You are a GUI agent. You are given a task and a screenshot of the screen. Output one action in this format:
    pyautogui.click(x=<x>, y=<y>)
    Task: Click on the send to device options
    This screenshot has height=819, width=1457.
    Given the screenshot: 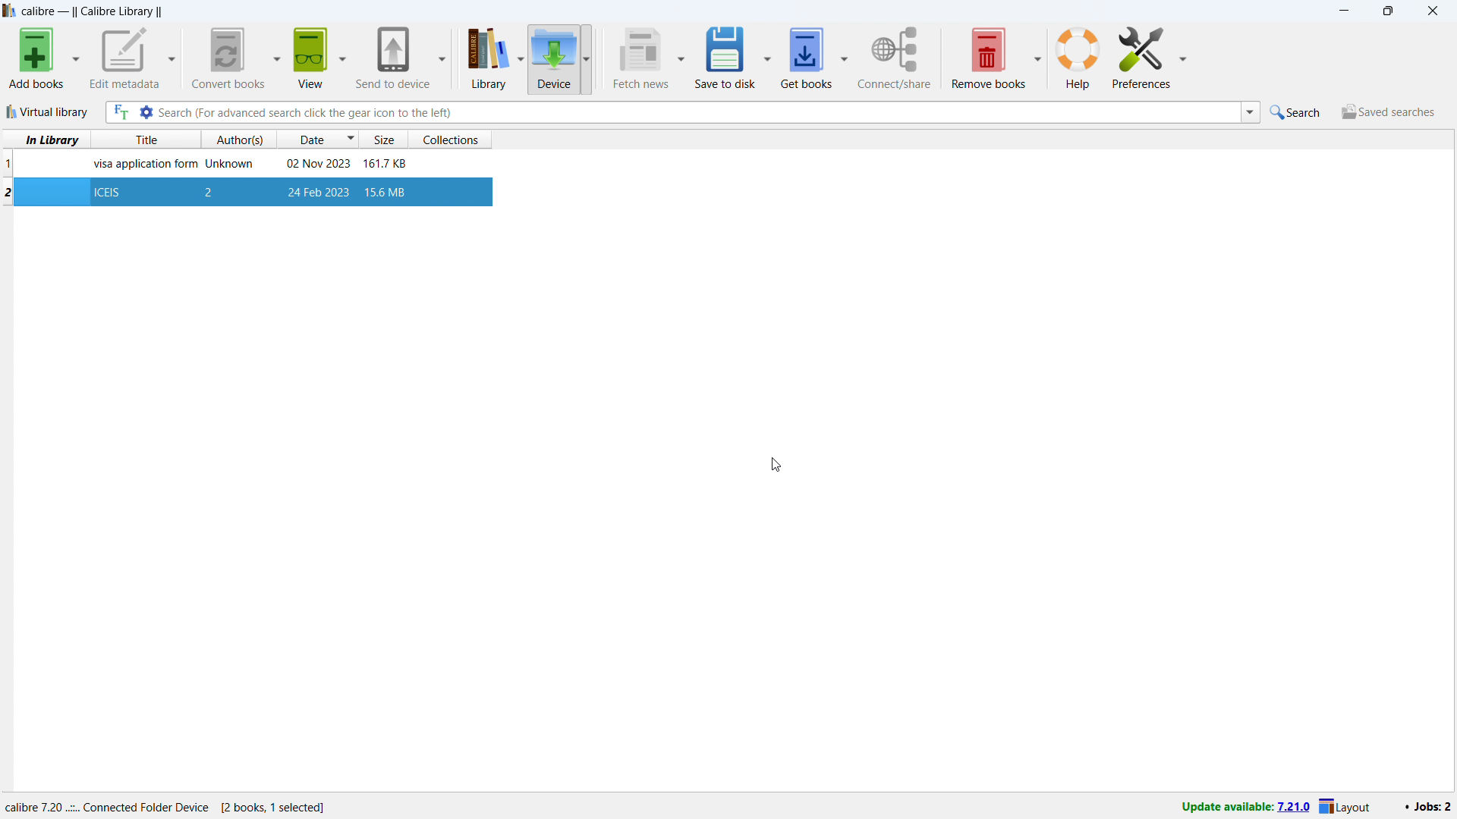 What is the action you would take?
    pyautogui.click(x=441, y=58)
    